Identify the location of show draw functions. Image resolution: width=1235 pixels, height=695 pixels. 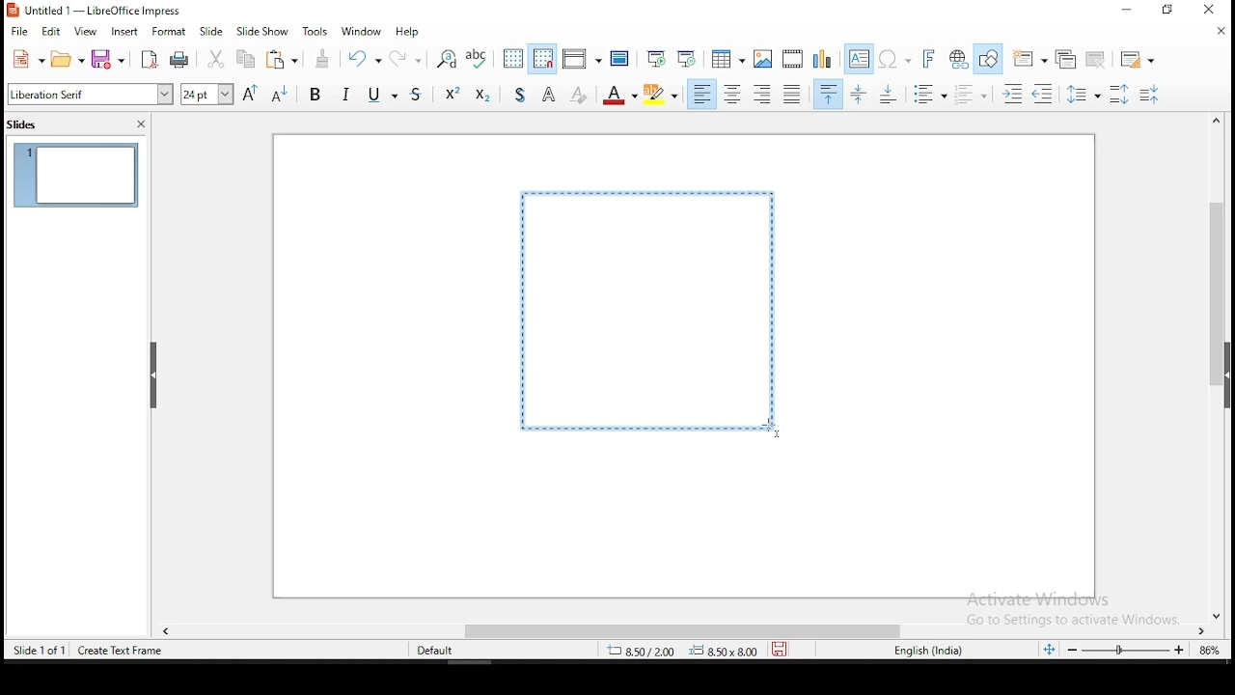
(988, 58).